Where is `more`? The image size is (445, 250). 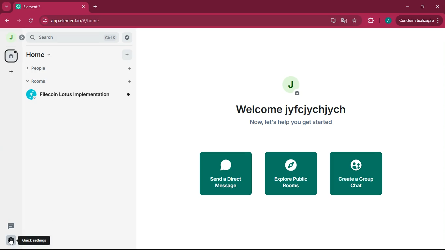
more is located at coordinates (7, 6).